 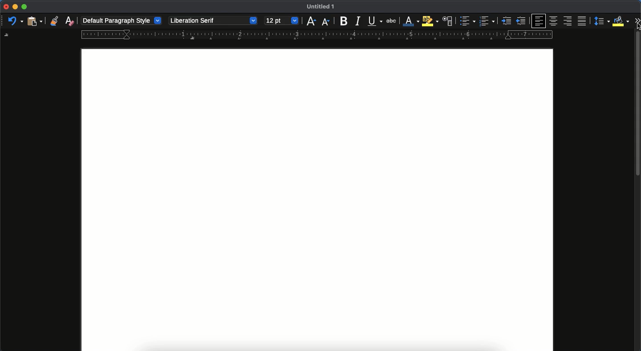 I want to click on paragraph spacing, so click(x=603, y=22).